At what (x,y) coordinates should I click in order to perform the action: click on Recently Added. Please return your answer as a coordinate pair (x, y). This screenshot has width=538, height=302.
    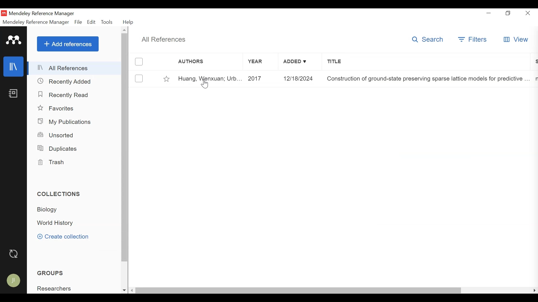
    Looking at the image, I should click on (65, 81).